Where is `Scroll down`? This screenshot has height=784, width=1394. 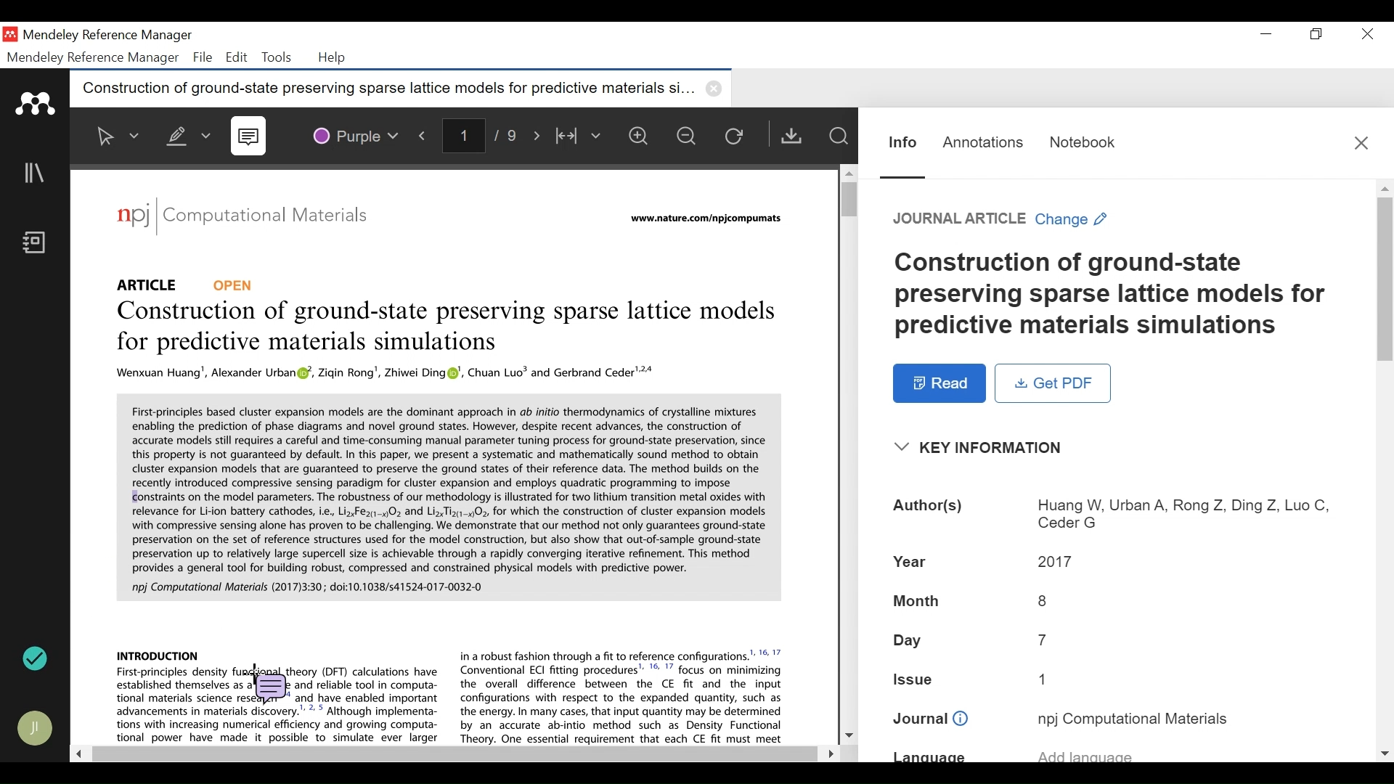 Scroll down is located at coordinates (849, 736).